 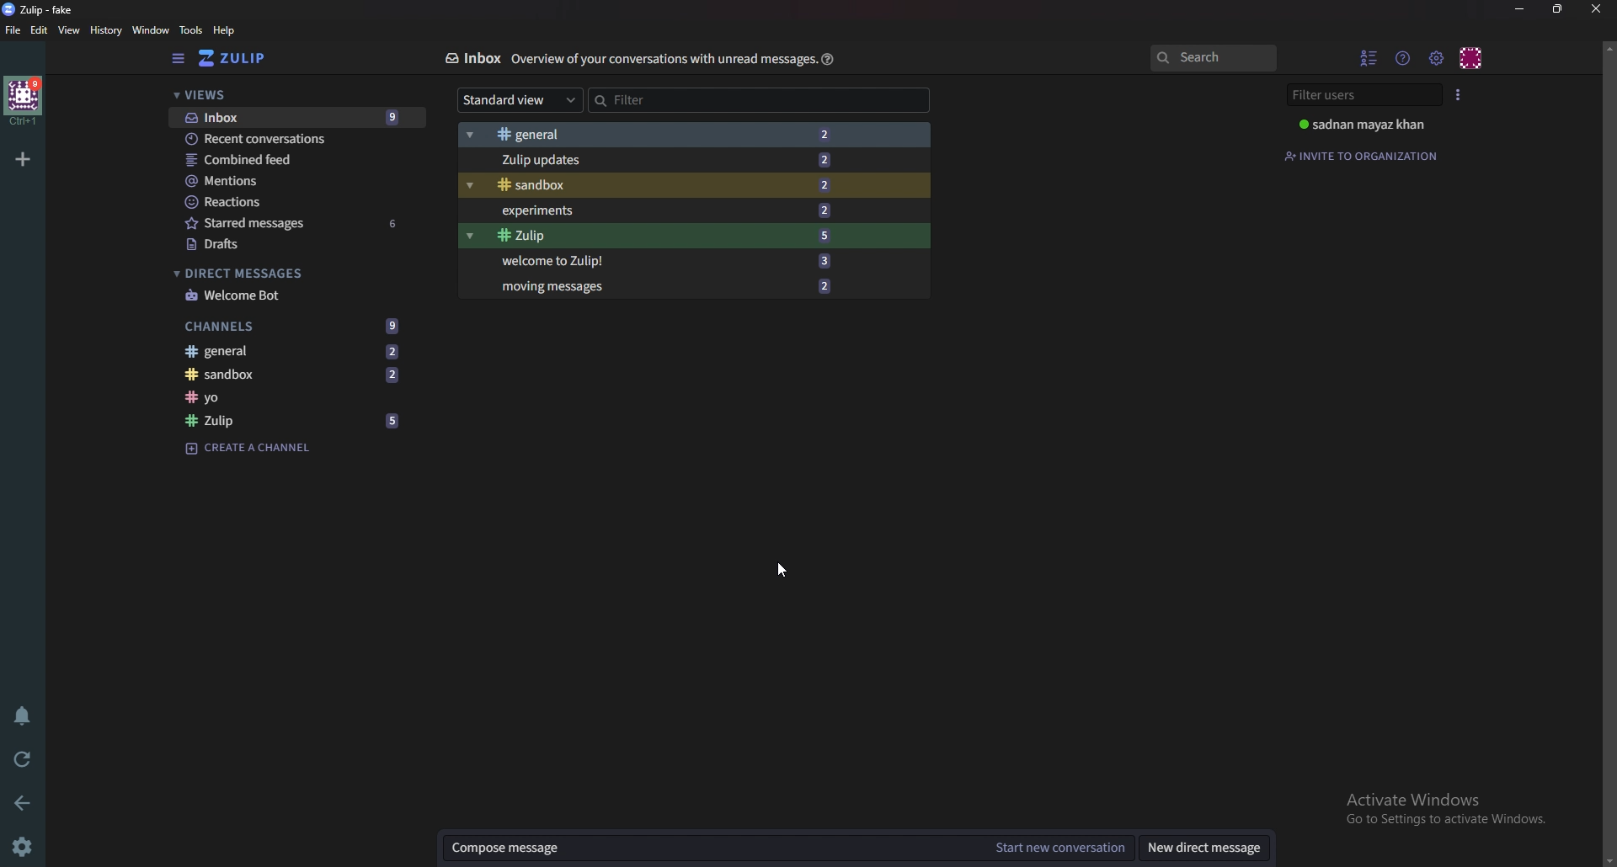 I want to click on Direct messages, so click(x=270, y=274).